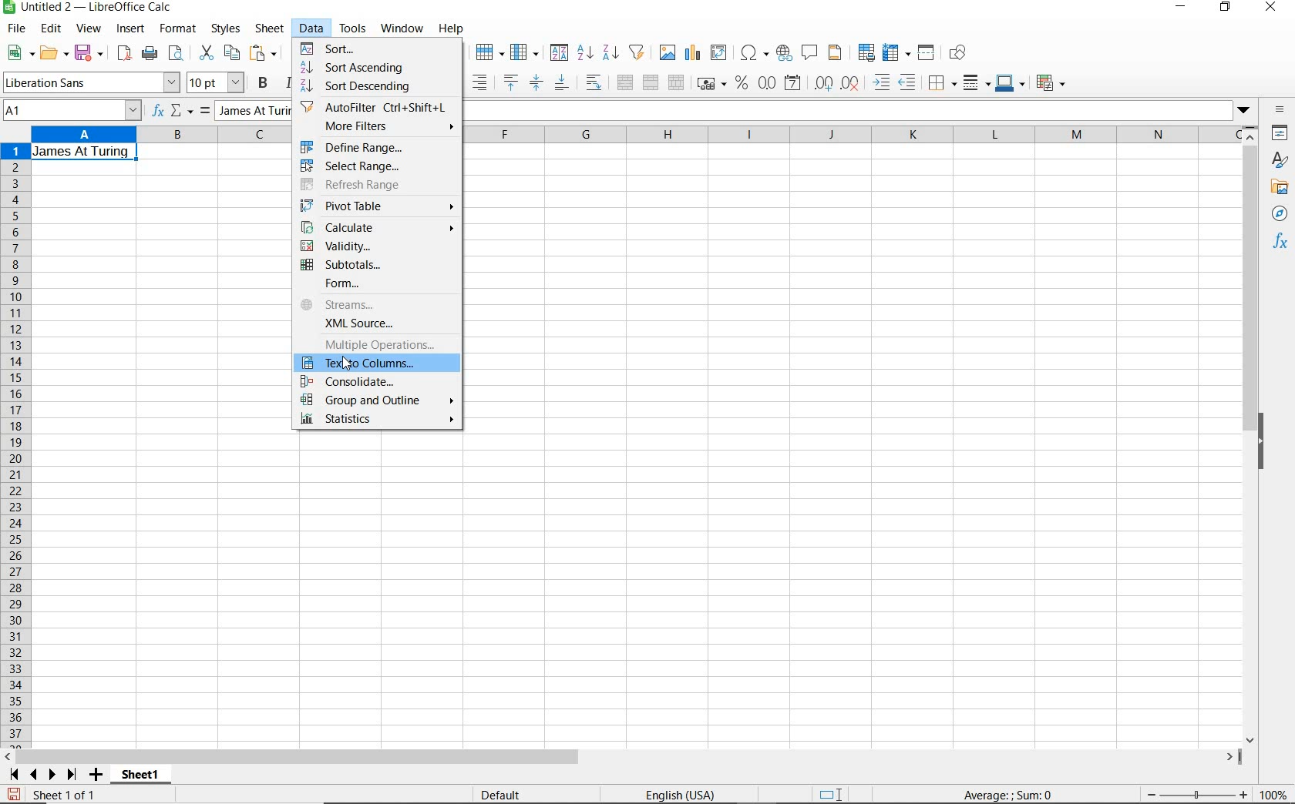 The height and width of the screenshot is (804, 1295). What do you see at coordinates (977, 82) in the screenshot?
I see `border style` at bounding box center [977, 82].